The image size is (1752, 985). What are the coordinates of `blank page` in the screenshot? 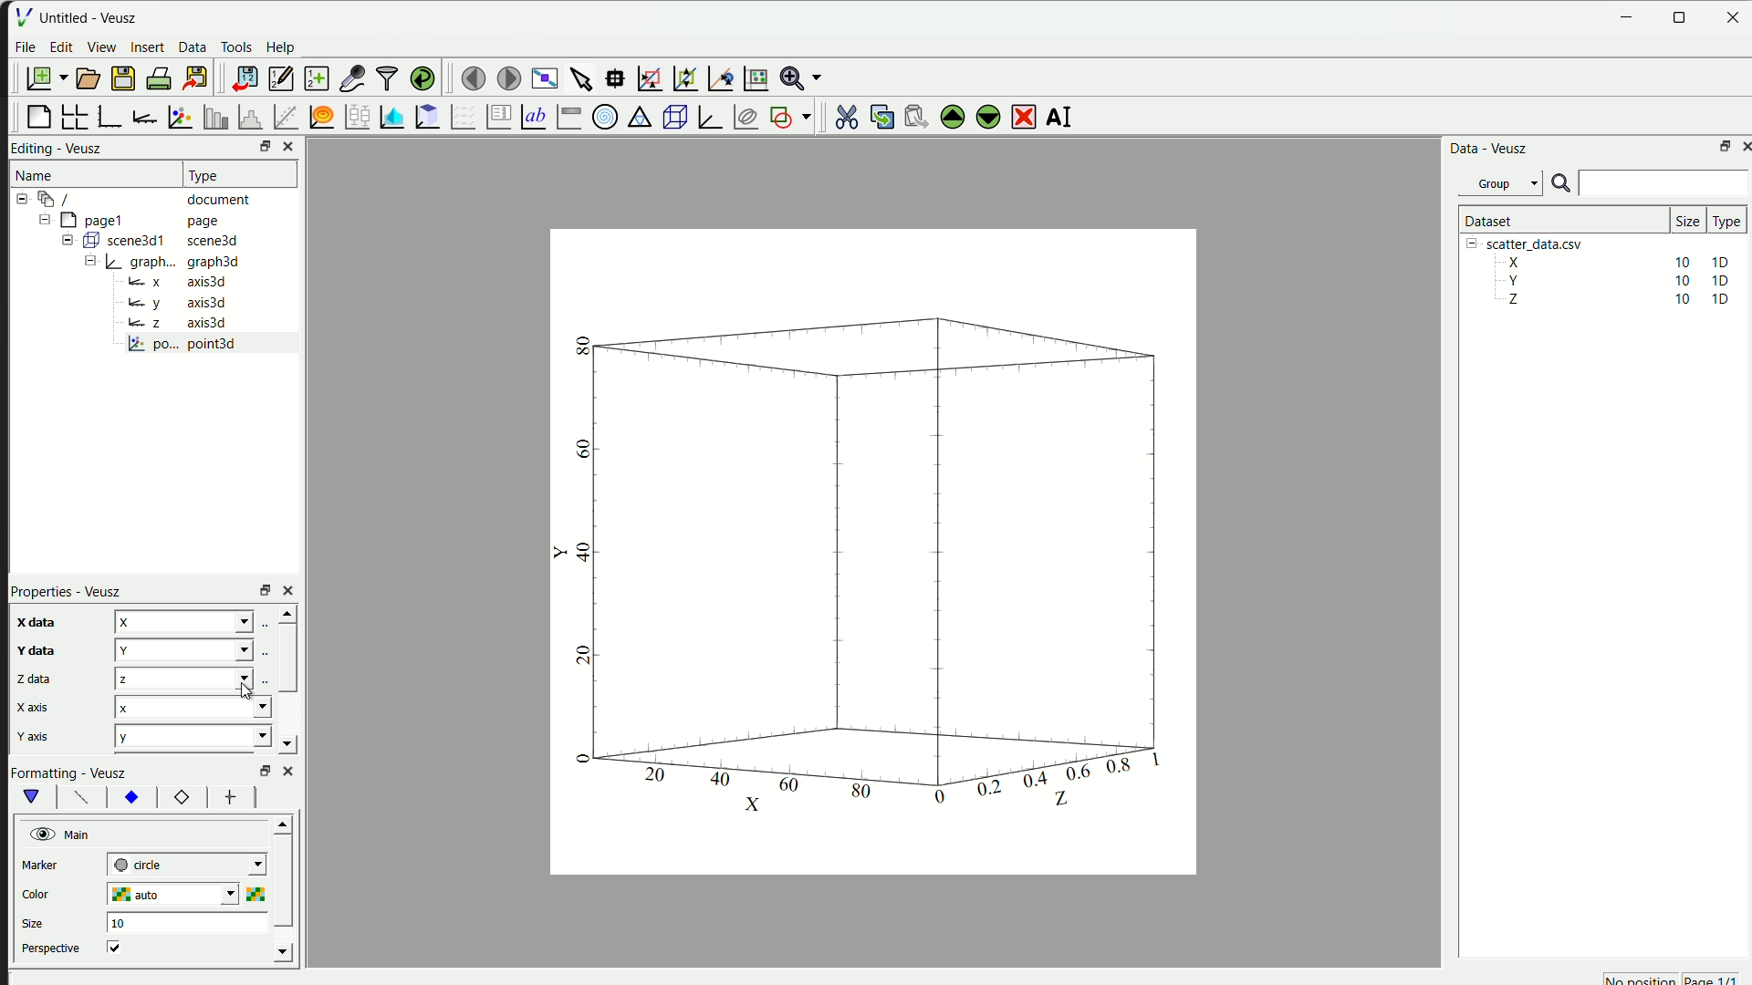 It's located at (34, 118).